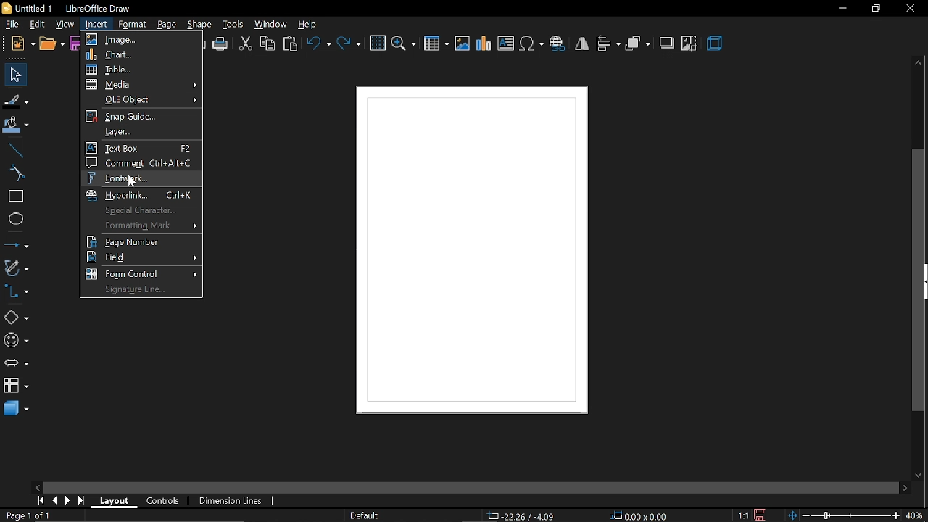  I want to click on save, so click(761, 514).